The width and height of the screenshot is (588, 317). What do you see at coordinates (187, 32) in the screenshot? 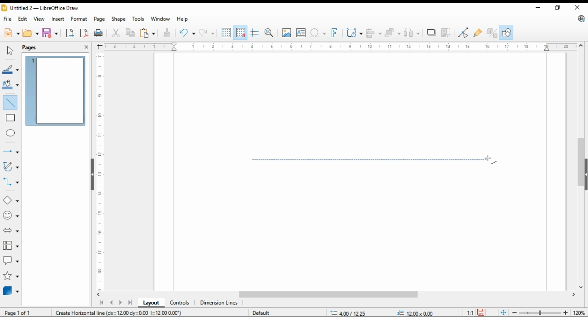
I see `undo` at bounding box center [187, 32].